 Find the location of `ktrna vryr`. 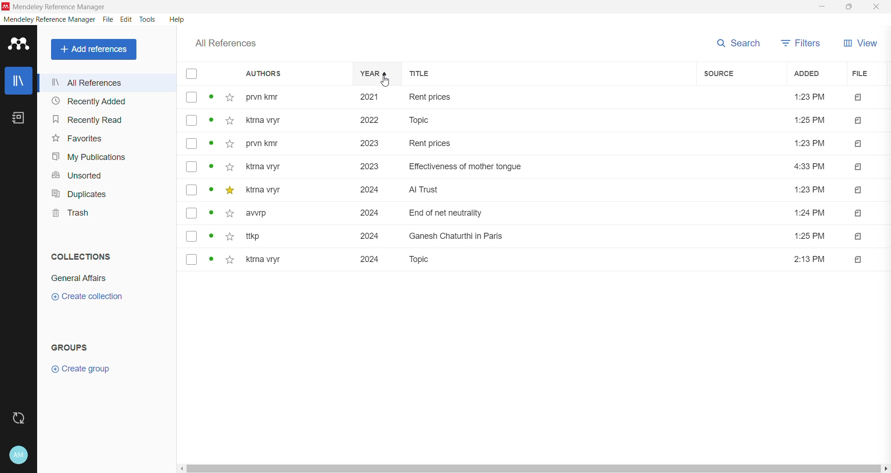

ktrna vryr is located at coordinates (264, 191).